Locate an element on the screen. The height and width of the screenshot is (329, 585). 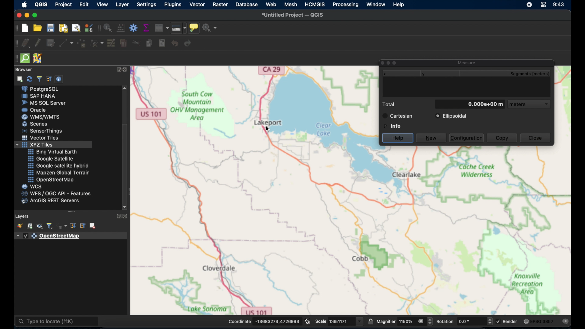
close is located at coordinates (127, 71).